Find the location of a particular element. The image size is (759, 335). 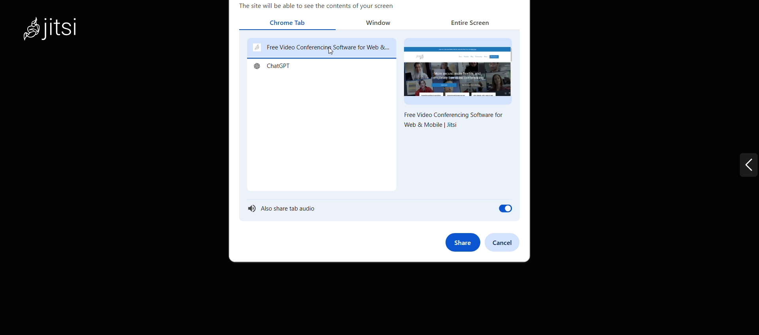

Free Video Conferencing Software for Web &... is located at coordinates (321, 48).